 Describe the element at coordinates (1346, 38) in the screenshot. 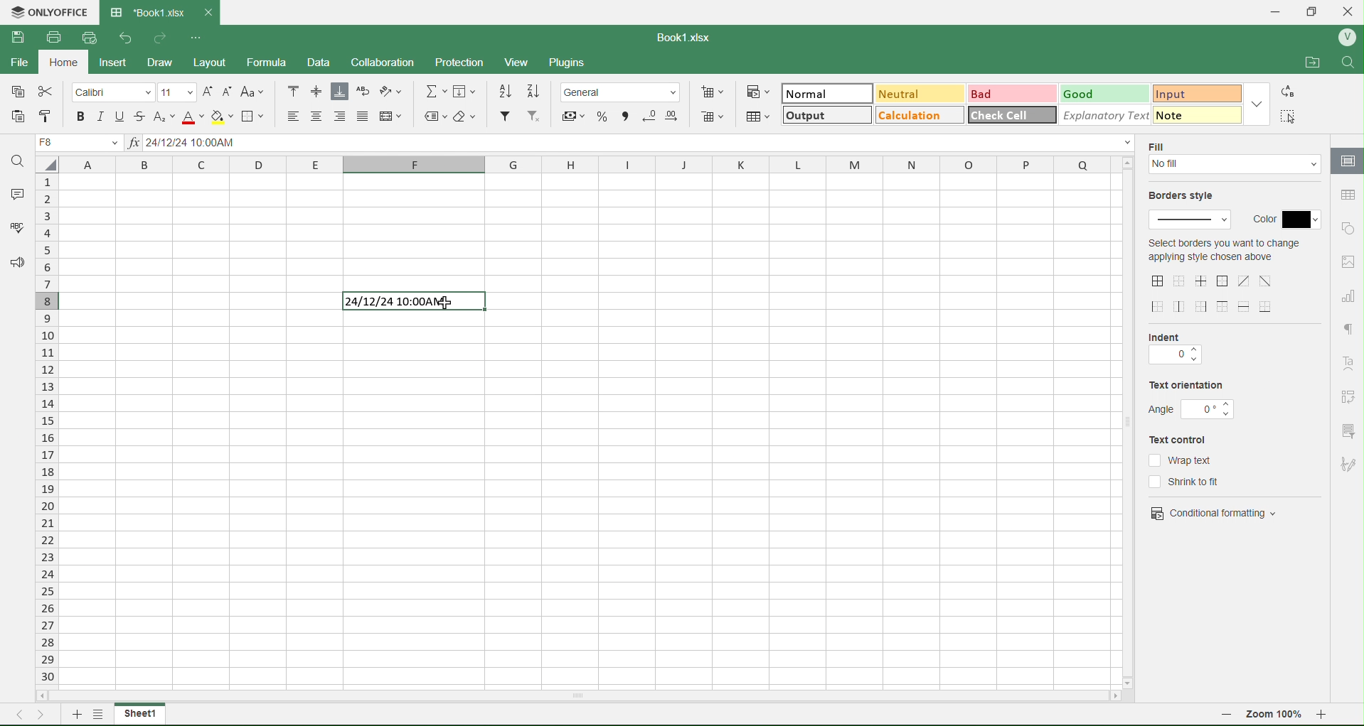

I see `User` at that location.